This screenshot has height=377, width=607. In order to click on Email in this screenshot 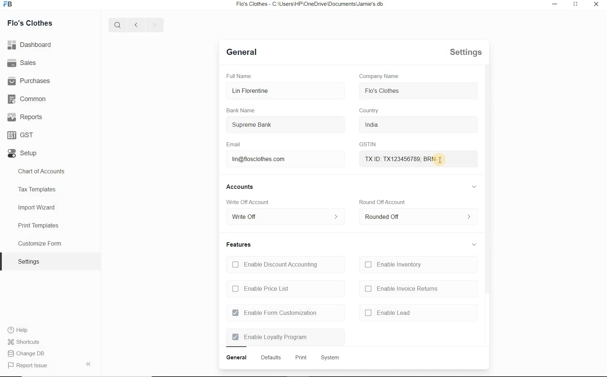, I will do `click(235, 144)`.